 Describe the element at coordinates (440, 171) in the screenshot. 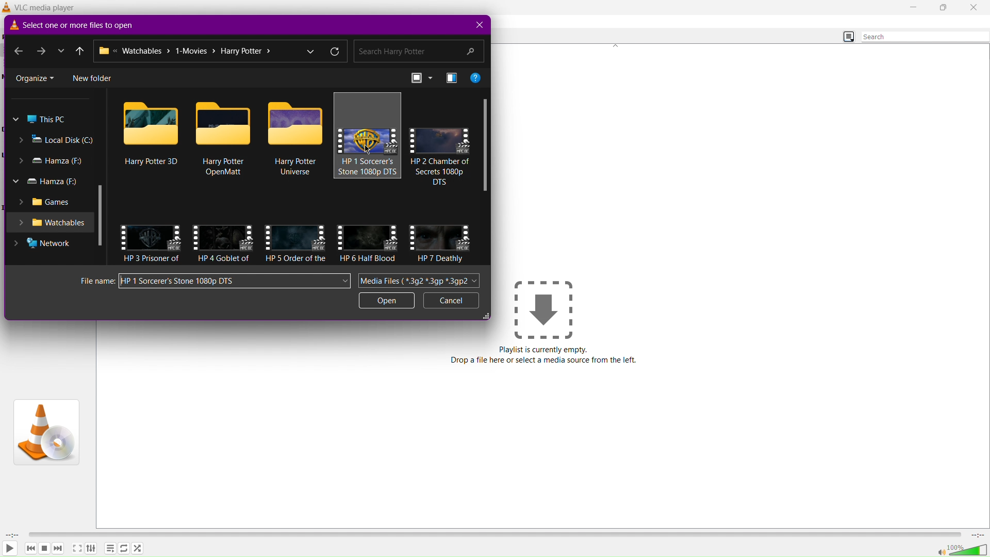

I see `harry potter ` at that location.